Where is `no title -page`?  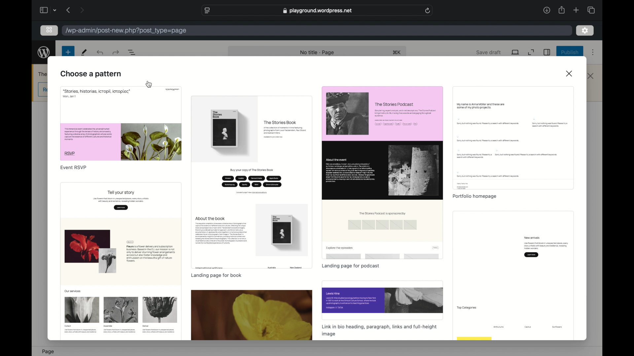
no title -page is located at coordinates (318, 53).